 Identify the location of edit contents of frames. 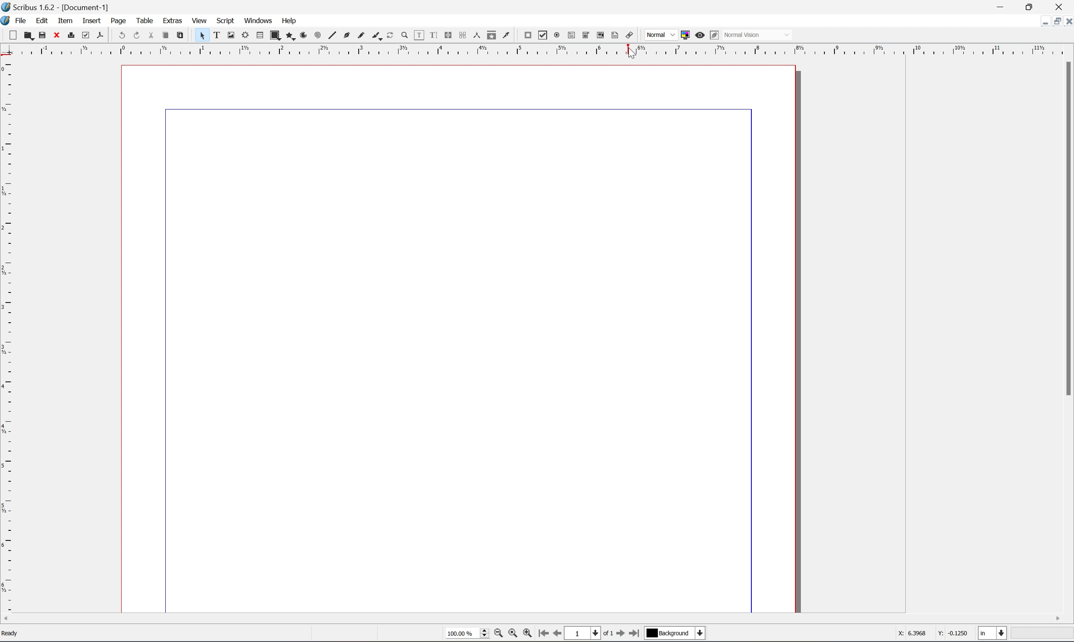
(420, 36).